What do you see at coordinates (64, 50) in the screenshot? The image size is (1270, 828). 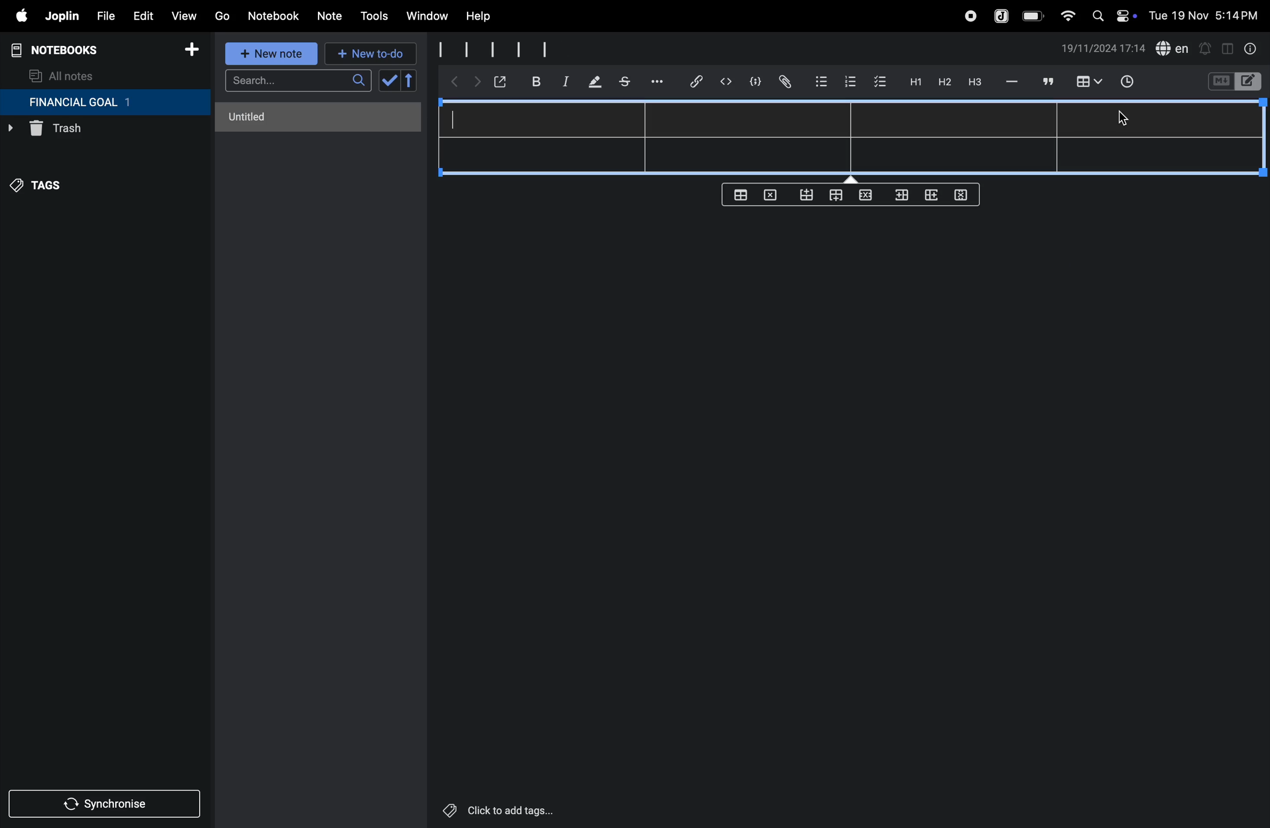 I see `notebooks` at bounding box center [64, 50].